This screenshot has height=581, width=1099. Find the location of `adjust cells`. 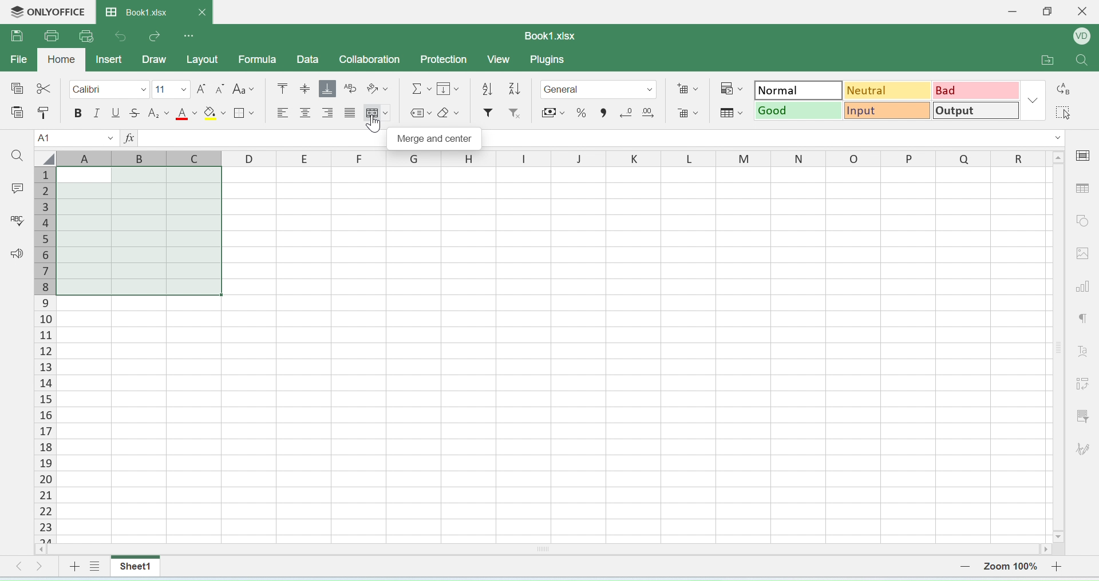

adjust cells is located at coordinates (1083, 384).